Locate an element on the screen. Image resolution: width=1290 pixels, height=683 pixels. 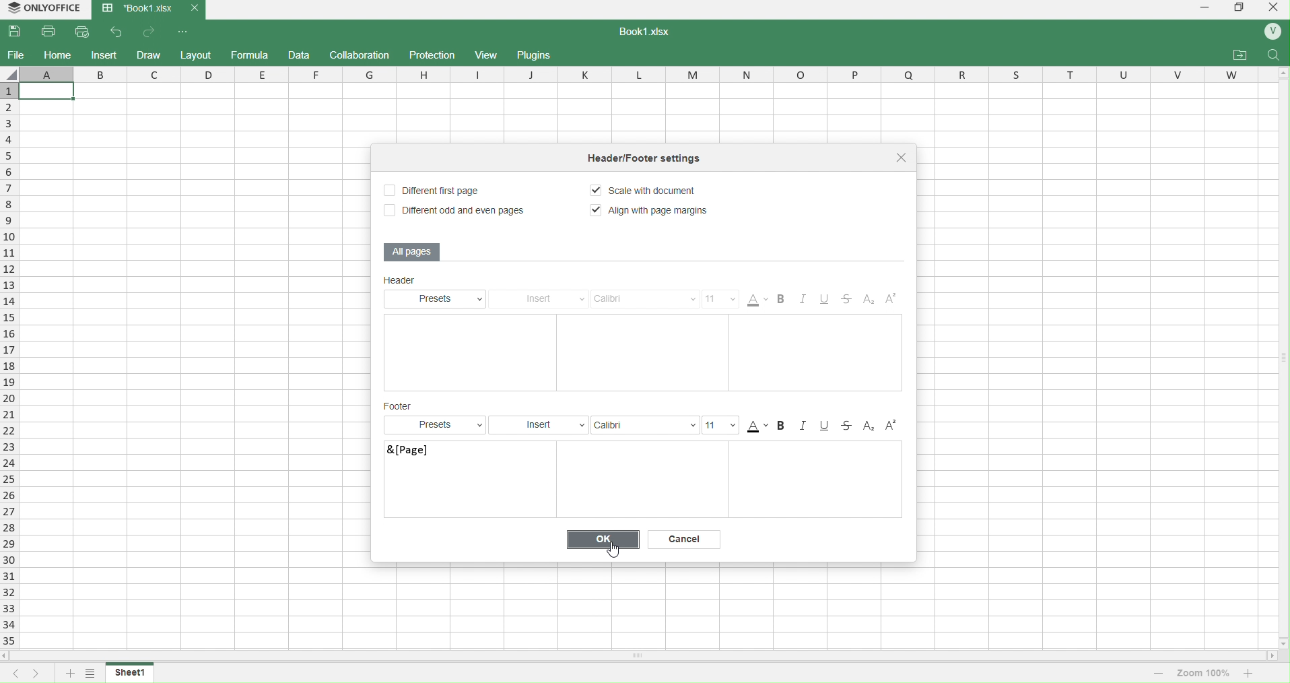
Color is located at coordinates (759, 300).